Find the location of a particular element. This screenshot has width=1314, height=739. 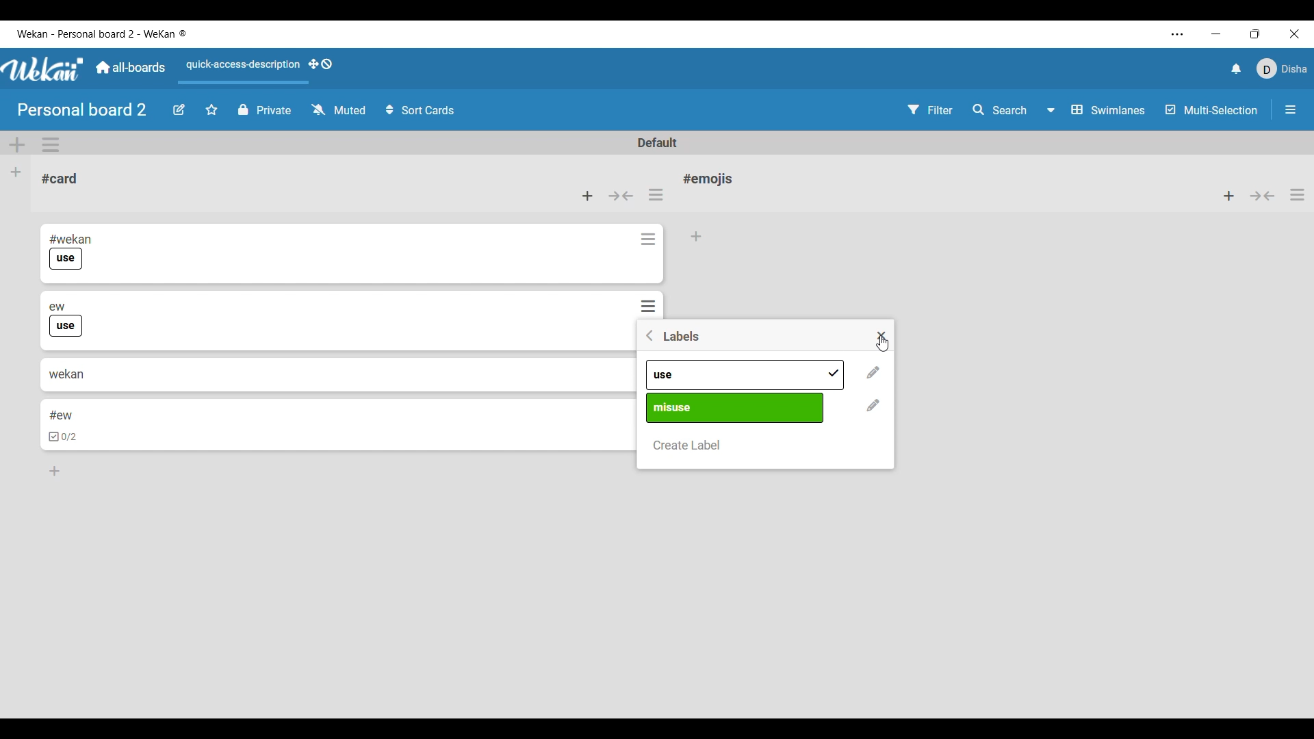

List actions is located at coordinates (1297, 195).